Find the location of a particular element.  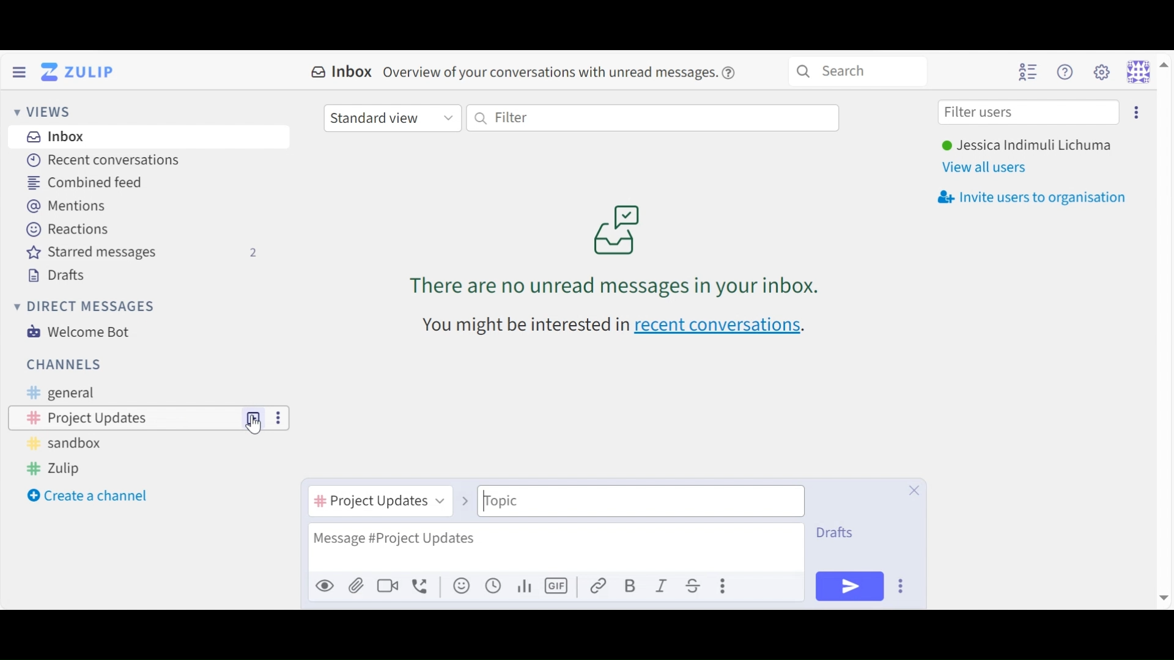

Add global time is located at coordinates (493, 585).